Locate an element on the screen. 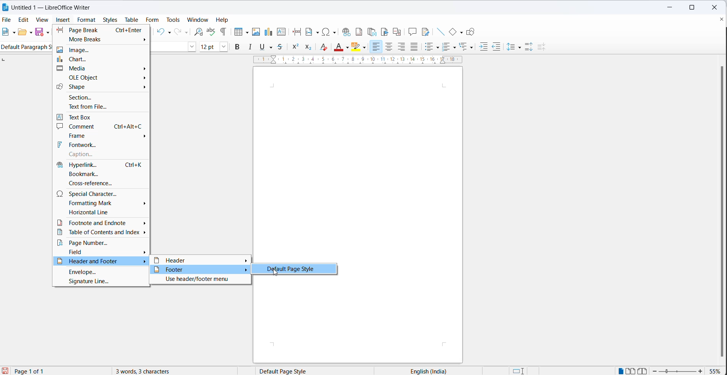  styles is located at coordinates (111, 21).